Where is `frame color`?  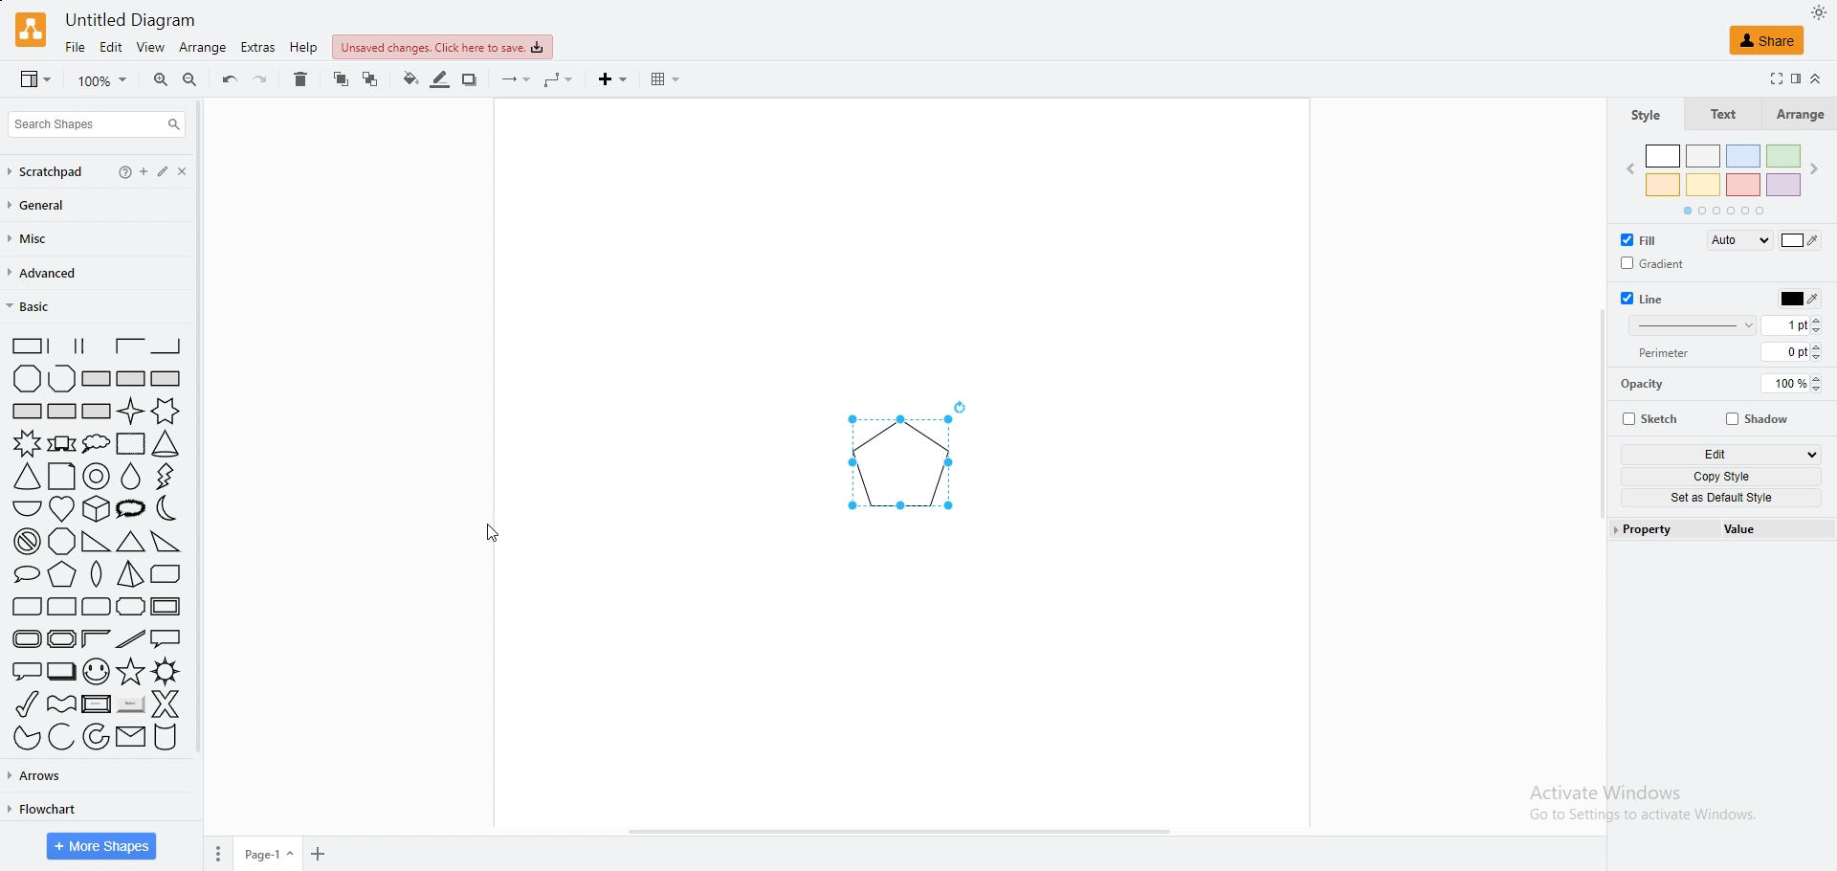 frame color is located at coordinates (96, 637).